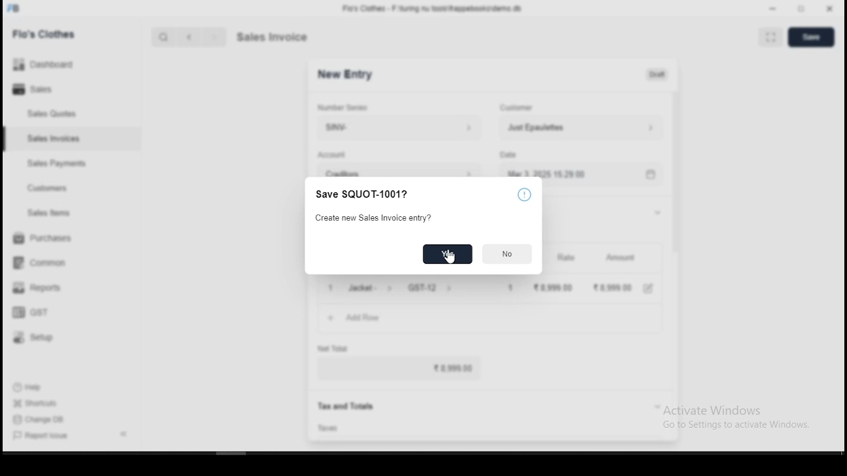 The height and width of the screenshot is (476, 847). What do you see at coordinates (584, 129) in the screenshot?
I see `Just Epaulettes >` at bounding box center [584, 129].